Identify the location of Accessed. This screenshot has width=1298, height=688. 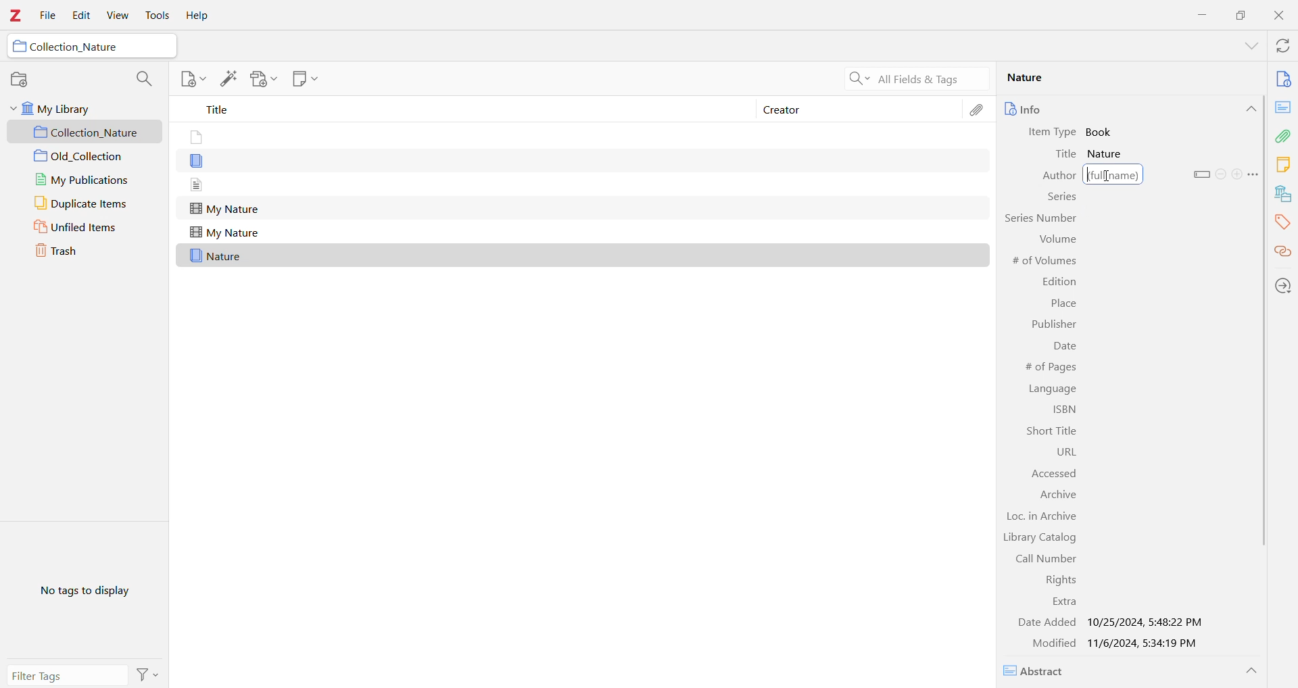
(1048, 473).